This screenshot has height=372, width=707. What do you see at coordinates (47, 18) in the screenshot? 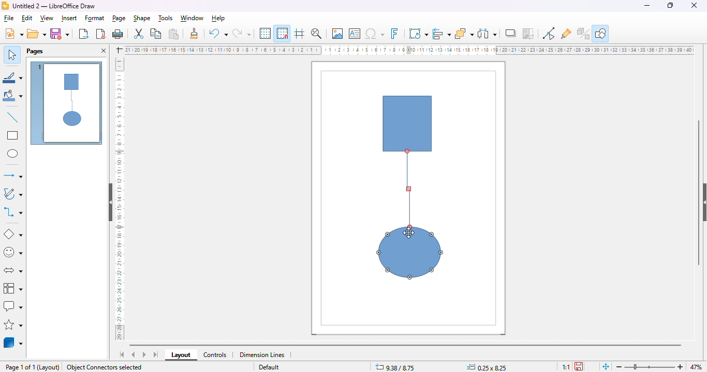
I see `view` at bounding box center [47, 18].